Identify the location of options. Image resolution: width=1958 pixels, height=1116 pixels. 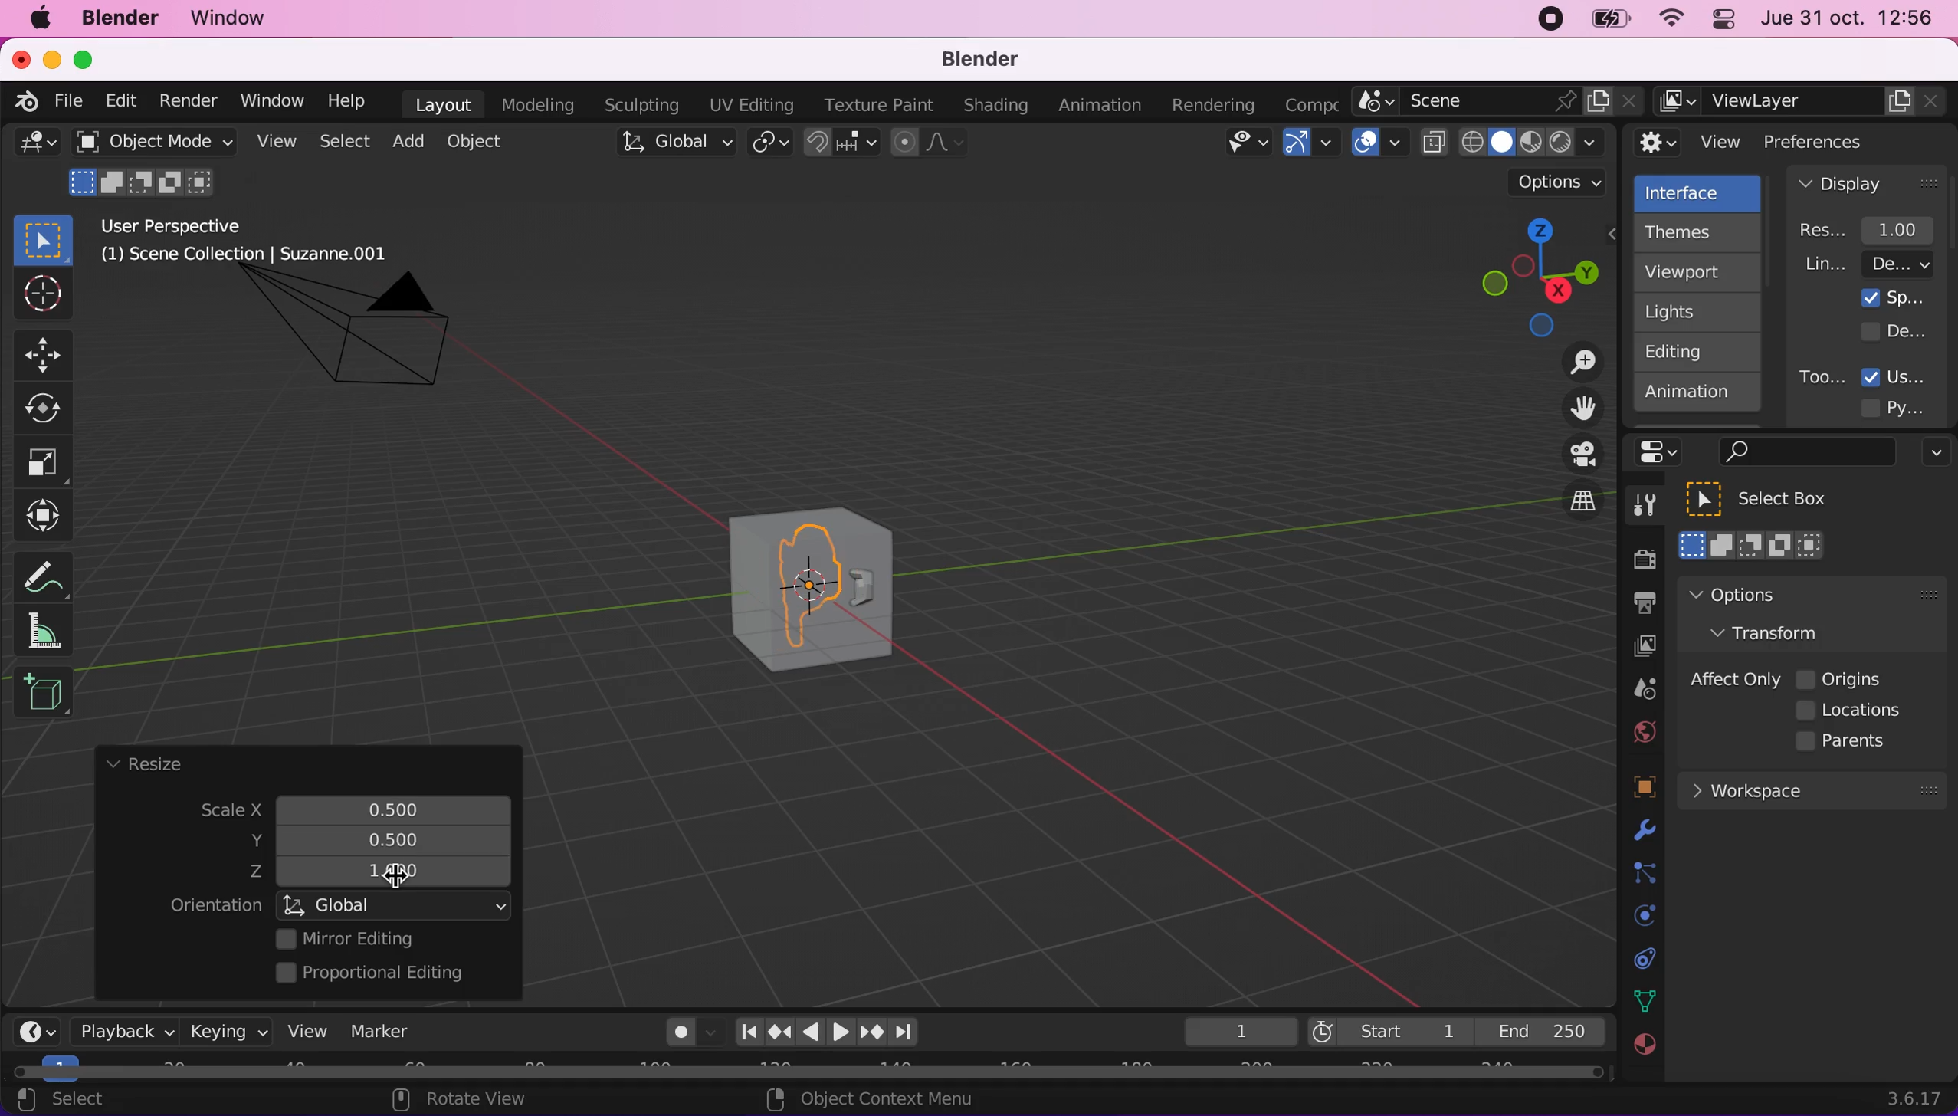
(1560, 182).